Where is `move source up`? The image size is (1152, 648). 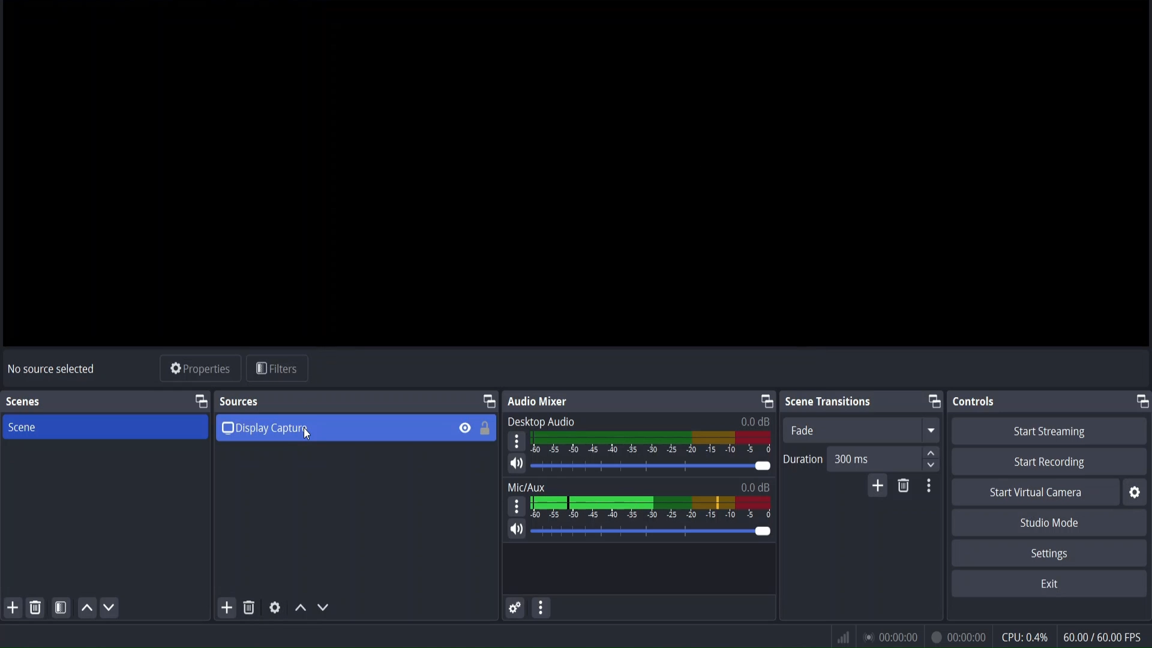
move source up is located at coordinates (299, 608).